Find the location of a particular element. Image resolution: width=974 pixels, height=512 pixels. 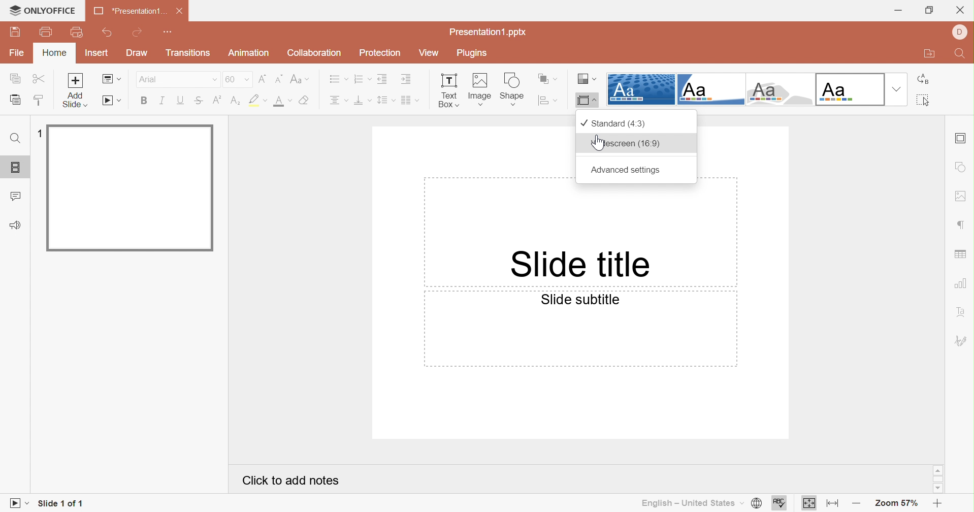

Zoom in is located at coordinates (858, 505).